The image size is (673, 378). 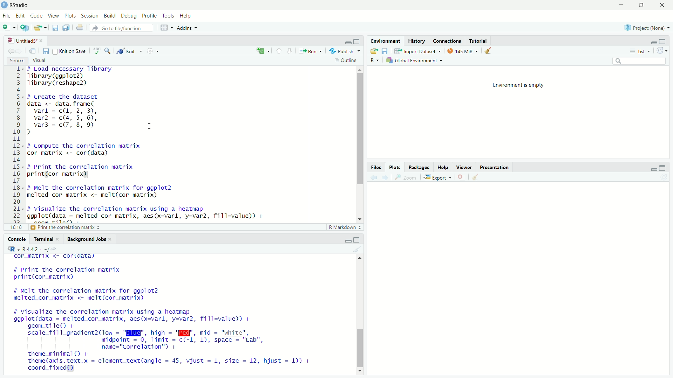 What do you see at coordinates (641, 5) in the screenshot?
I see `maximize` at bounding box center [641, 5].